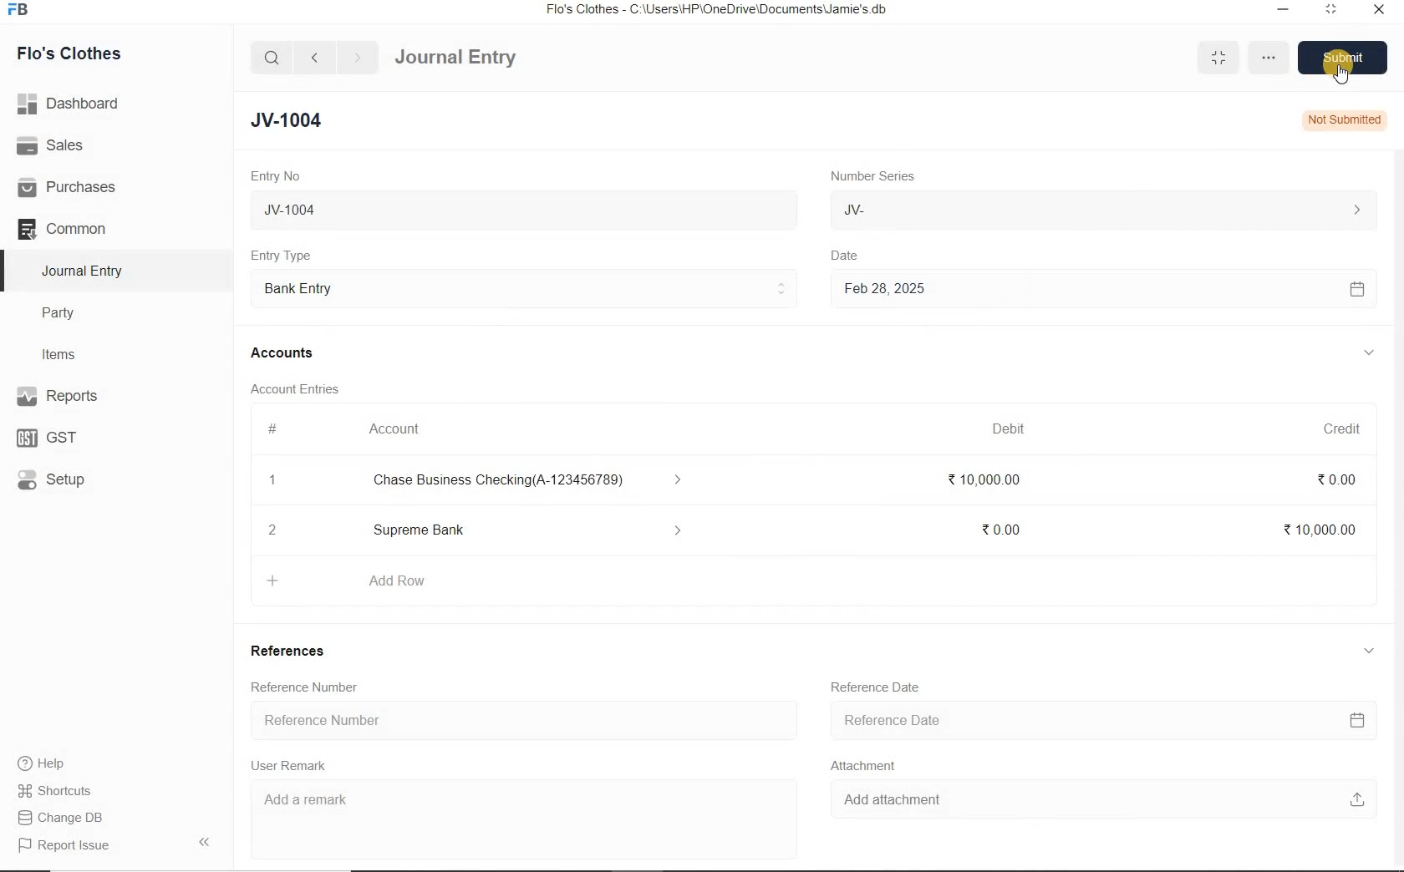 This screenshot has width=1404, height=872. What do you see at coordinates (486, 55) in the screenshot?
I see `Journal Entry` at bounding box center [486, 55].